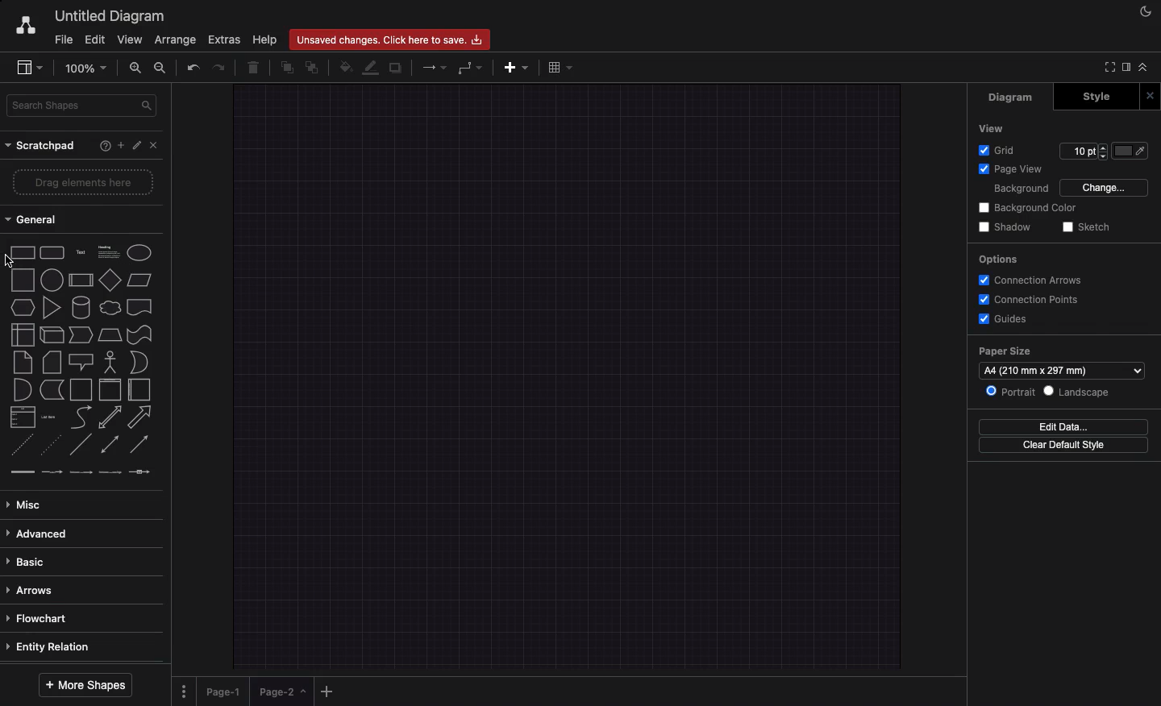 The width and height of the screenshot is (1161, 706). What do you see at coordinates (1007, 390) in the screenshot?
I see `Portrait ` at bounding box center [1007, 390].